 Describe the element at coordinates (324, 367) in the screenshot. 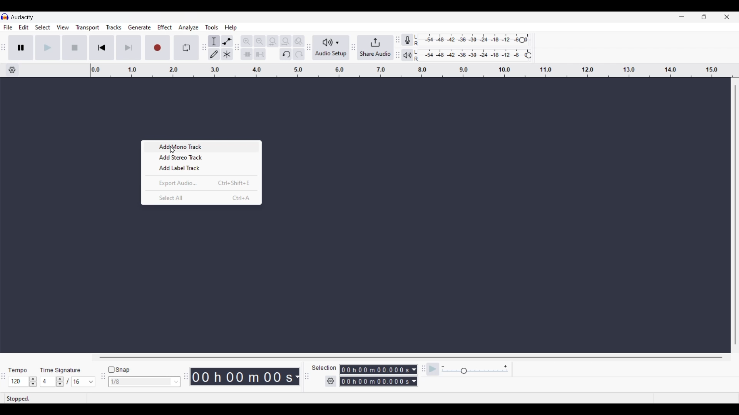

I see `Text` at that location.